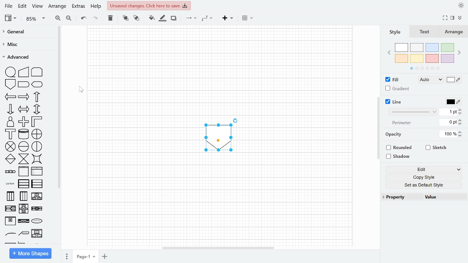 Image resolution: width=468 pixels, height=263 pixels. What do you see at coordinates (425, 170) in the screenshot?
I see `Edit` at bounding box center [425, 170].